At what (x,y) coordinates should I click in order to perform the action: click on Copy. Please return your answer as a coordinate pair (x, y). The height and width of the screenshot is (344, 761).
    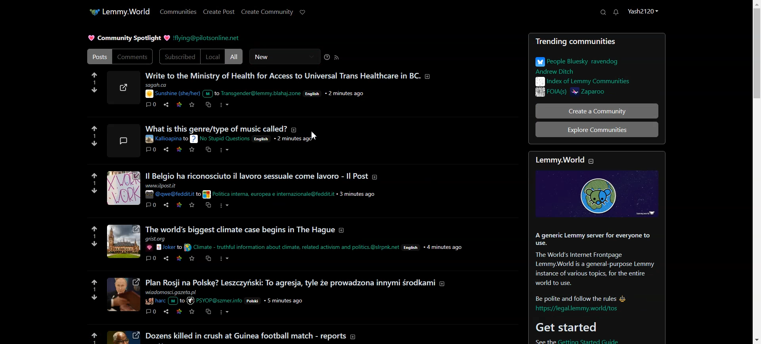
    Looking at the image, I should click on (208, 105).